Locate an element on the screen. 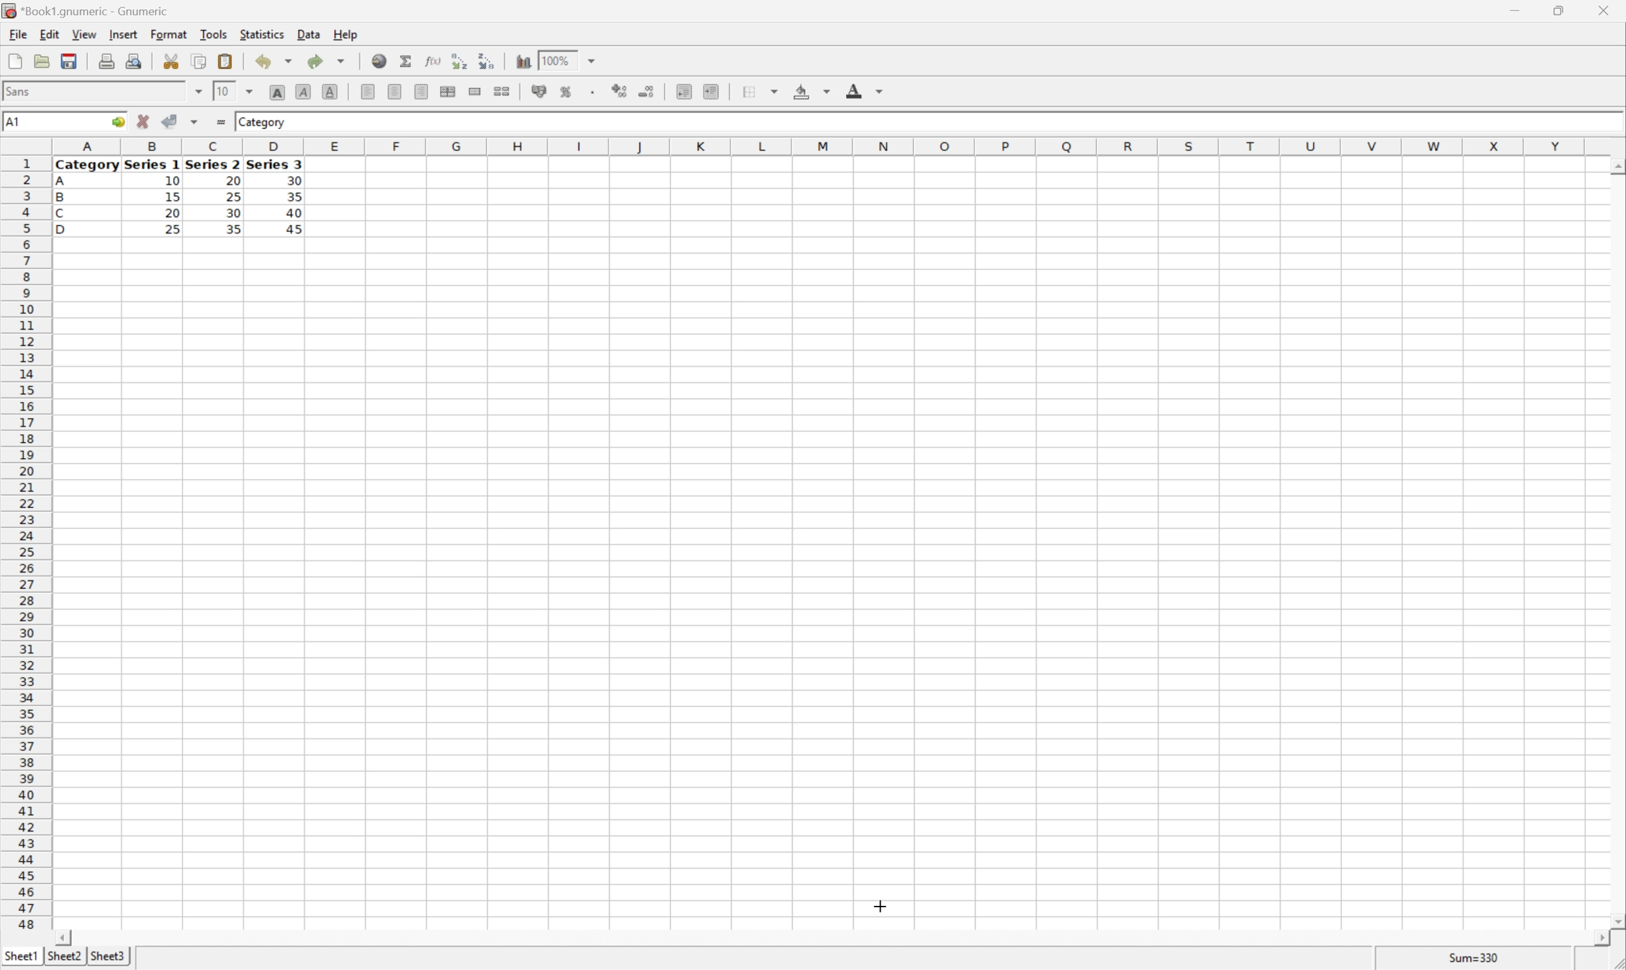  Restore Down is located at coordinates (1552, 10).